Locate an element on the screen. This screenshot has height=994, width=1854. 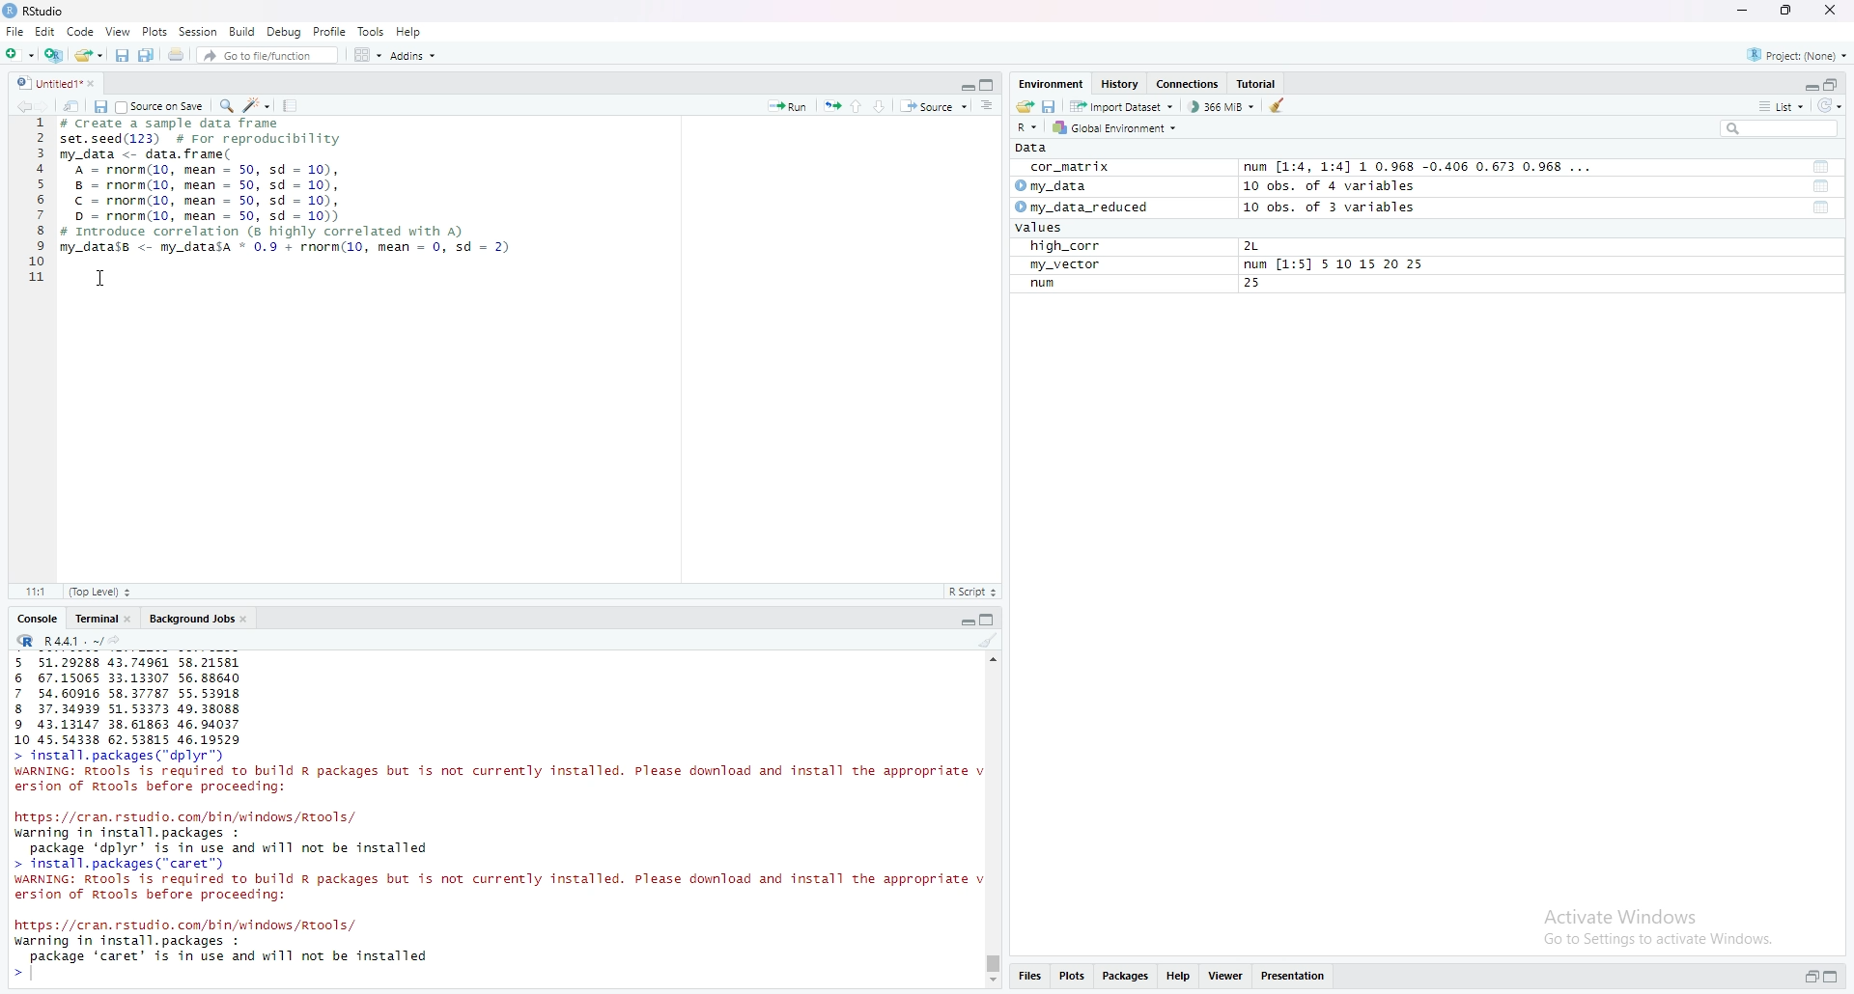
Help is located at coordinates (410, 32).